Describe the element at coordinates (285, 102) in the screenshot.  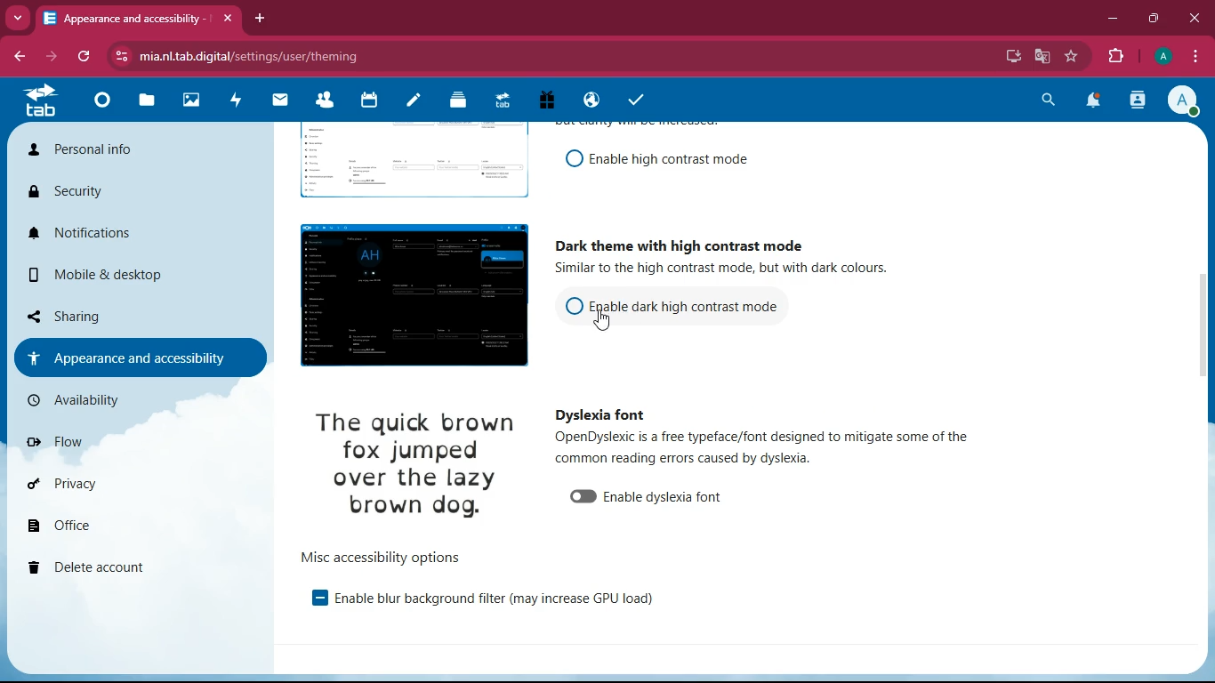
I see `mail` at that location.